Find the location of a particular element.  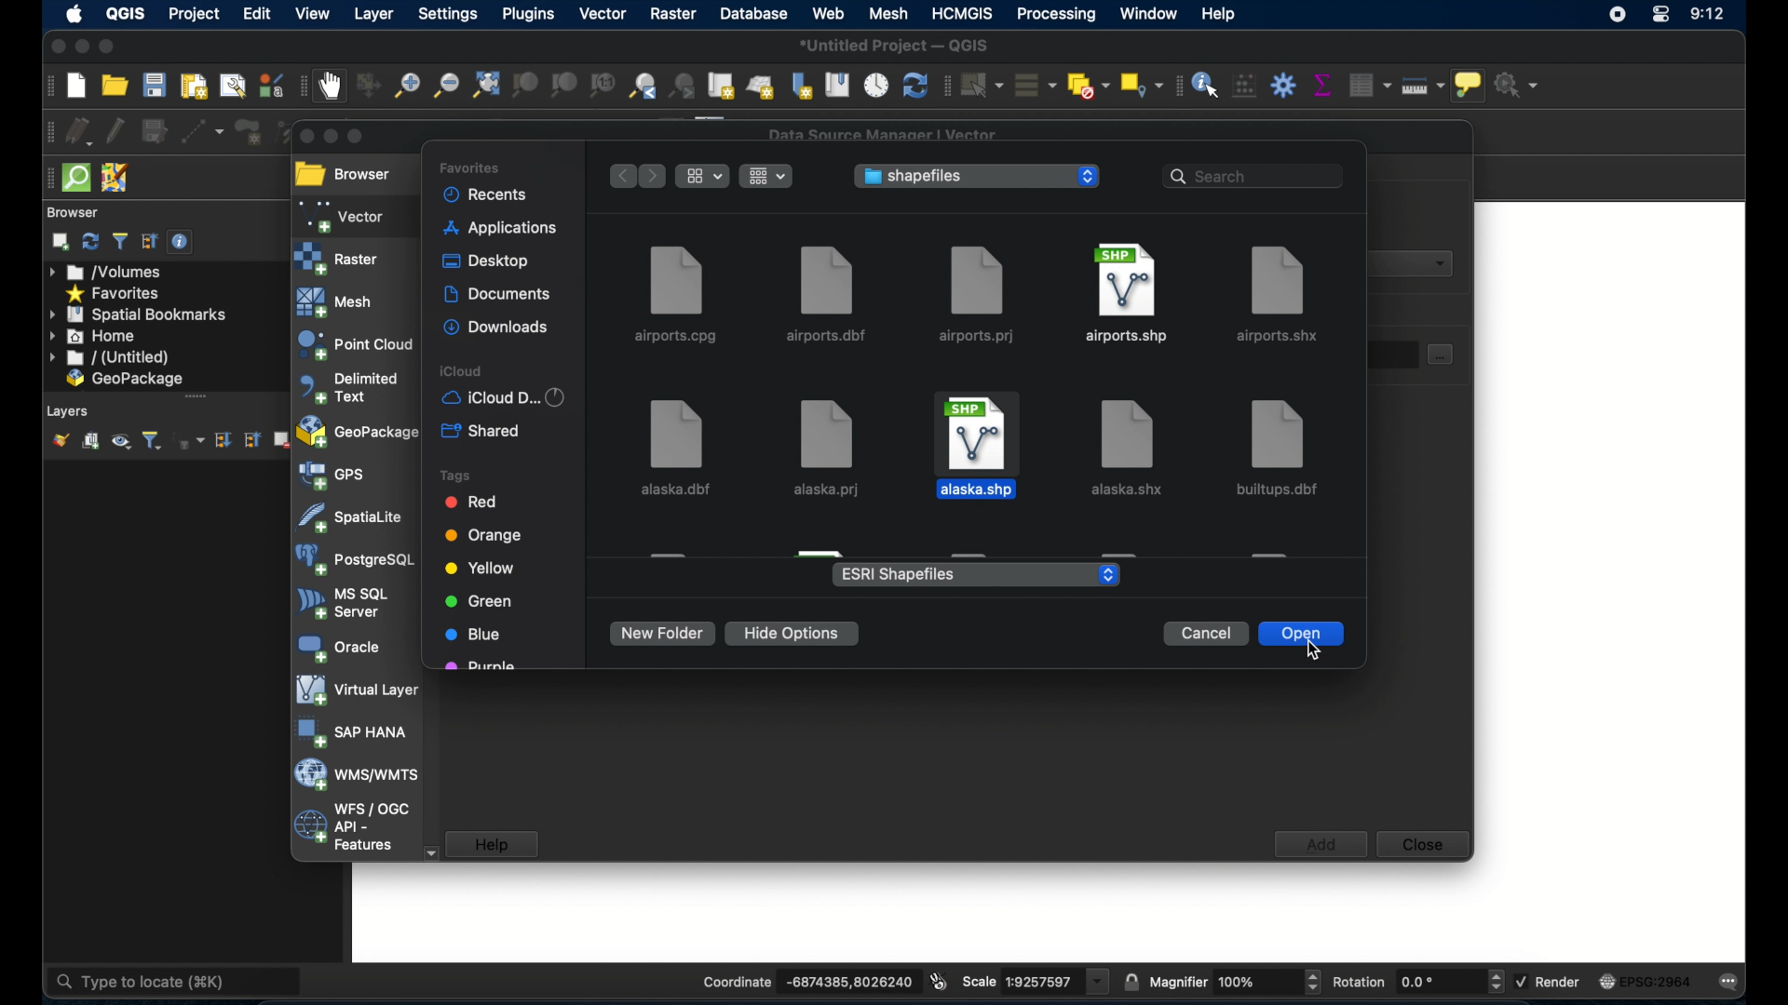

green is located at coordinates (480, 602).